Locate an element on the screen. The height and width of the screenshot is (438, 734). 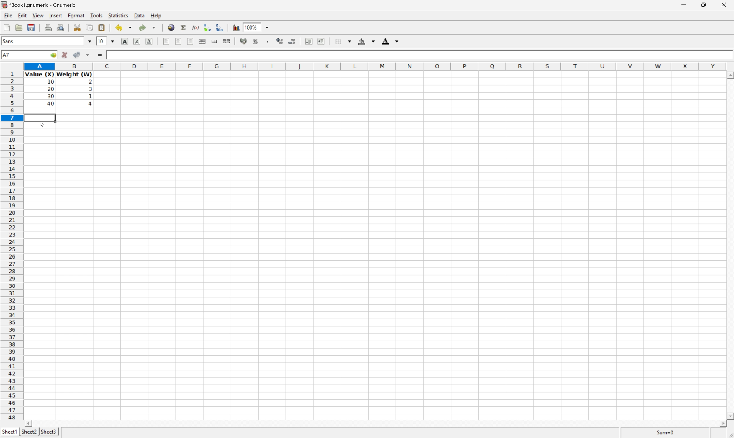
3 is located at coordinates (89, 90).